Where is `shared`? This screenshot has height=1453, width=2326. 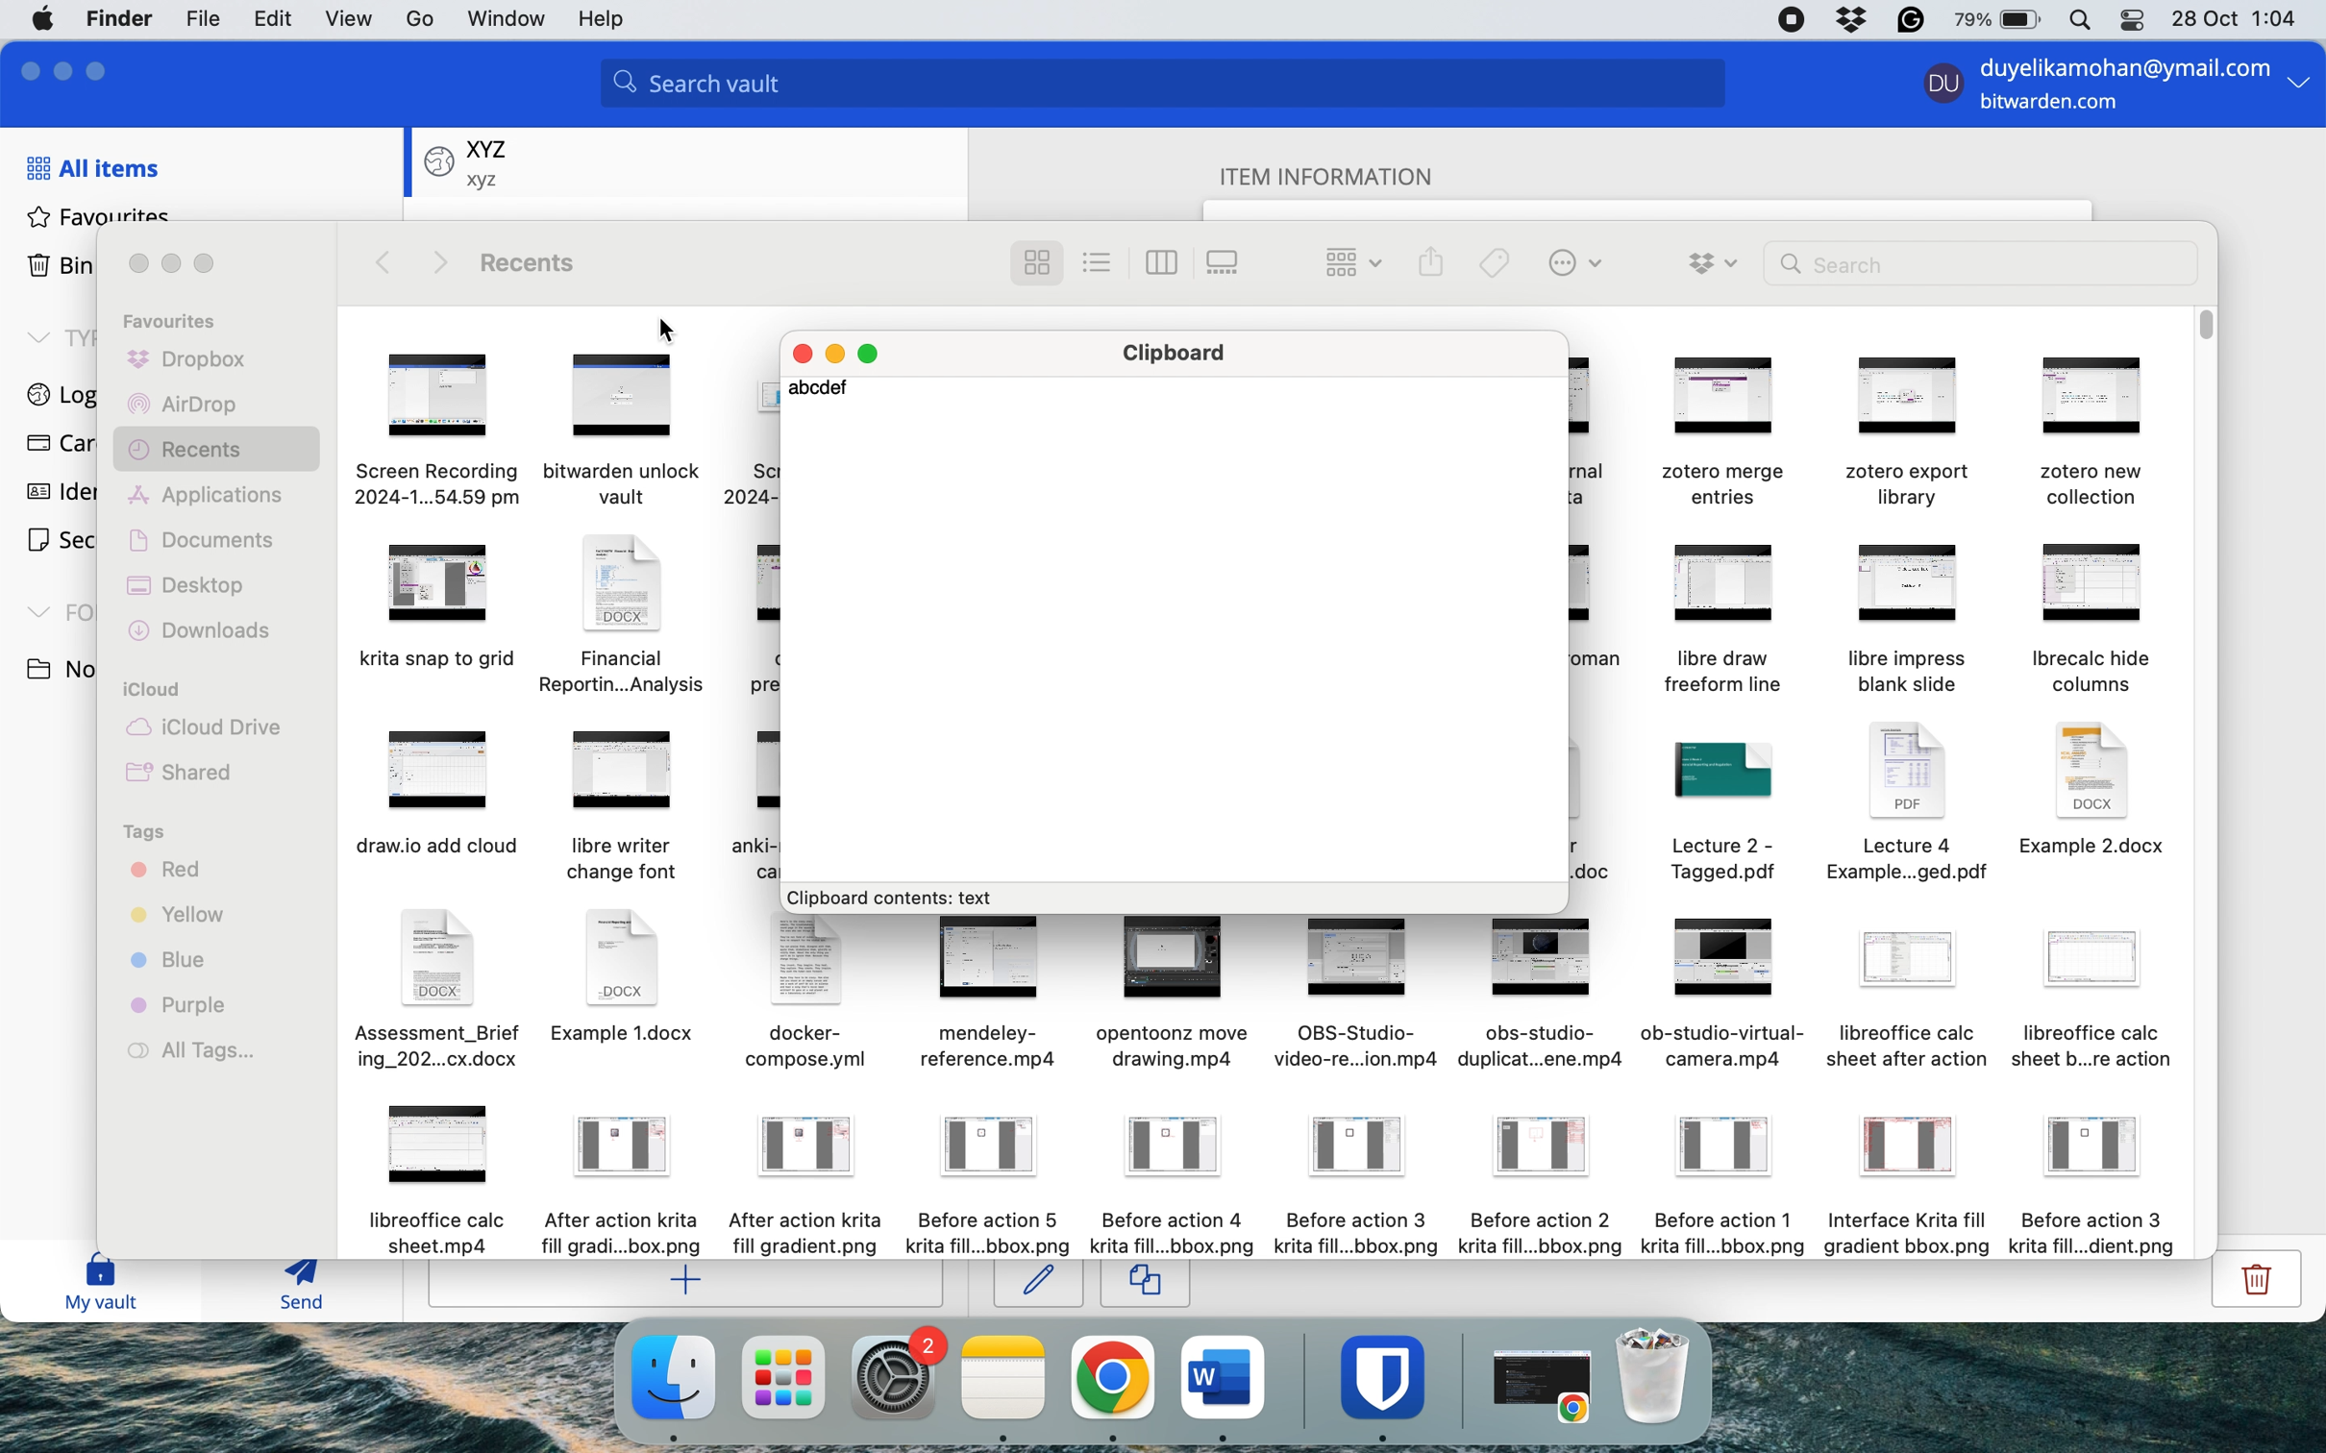
shared is located at coordinates (186, 777).